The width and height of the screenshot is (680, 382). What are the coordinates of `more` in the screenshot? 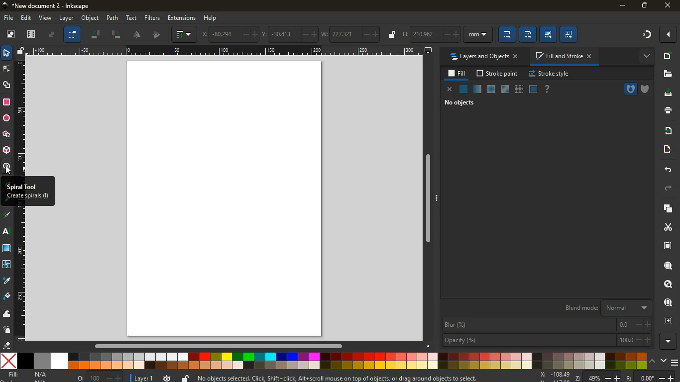 It's located at (644, 57).